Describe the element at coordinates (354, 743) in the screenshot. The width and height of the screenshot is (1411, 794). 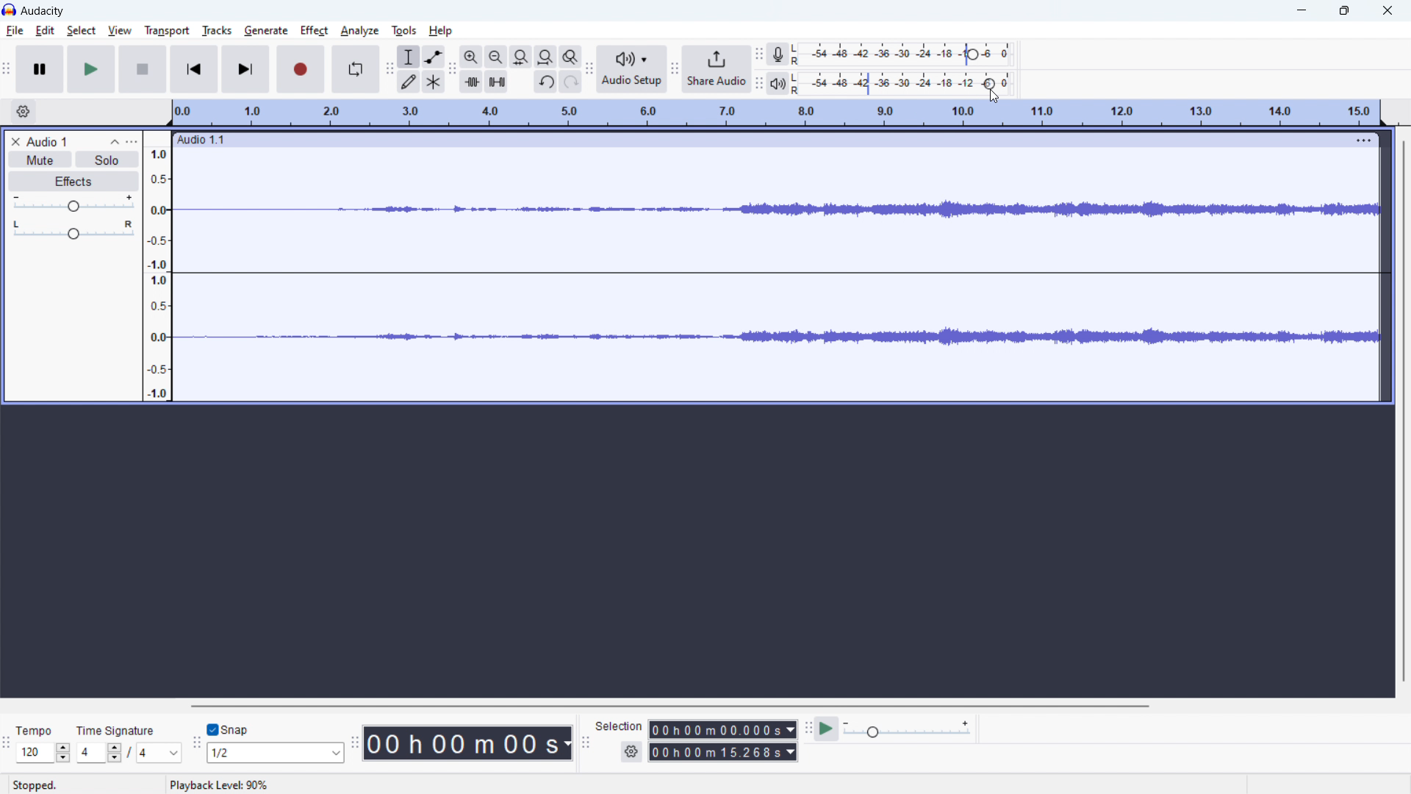
I see `time toolbar` at that location.